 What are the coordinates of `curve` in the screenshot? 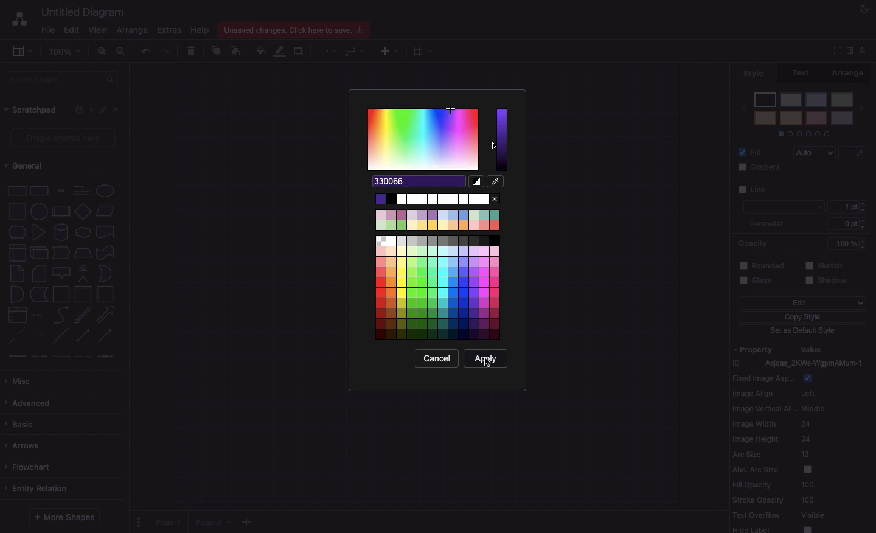 It's located at (61, 315).